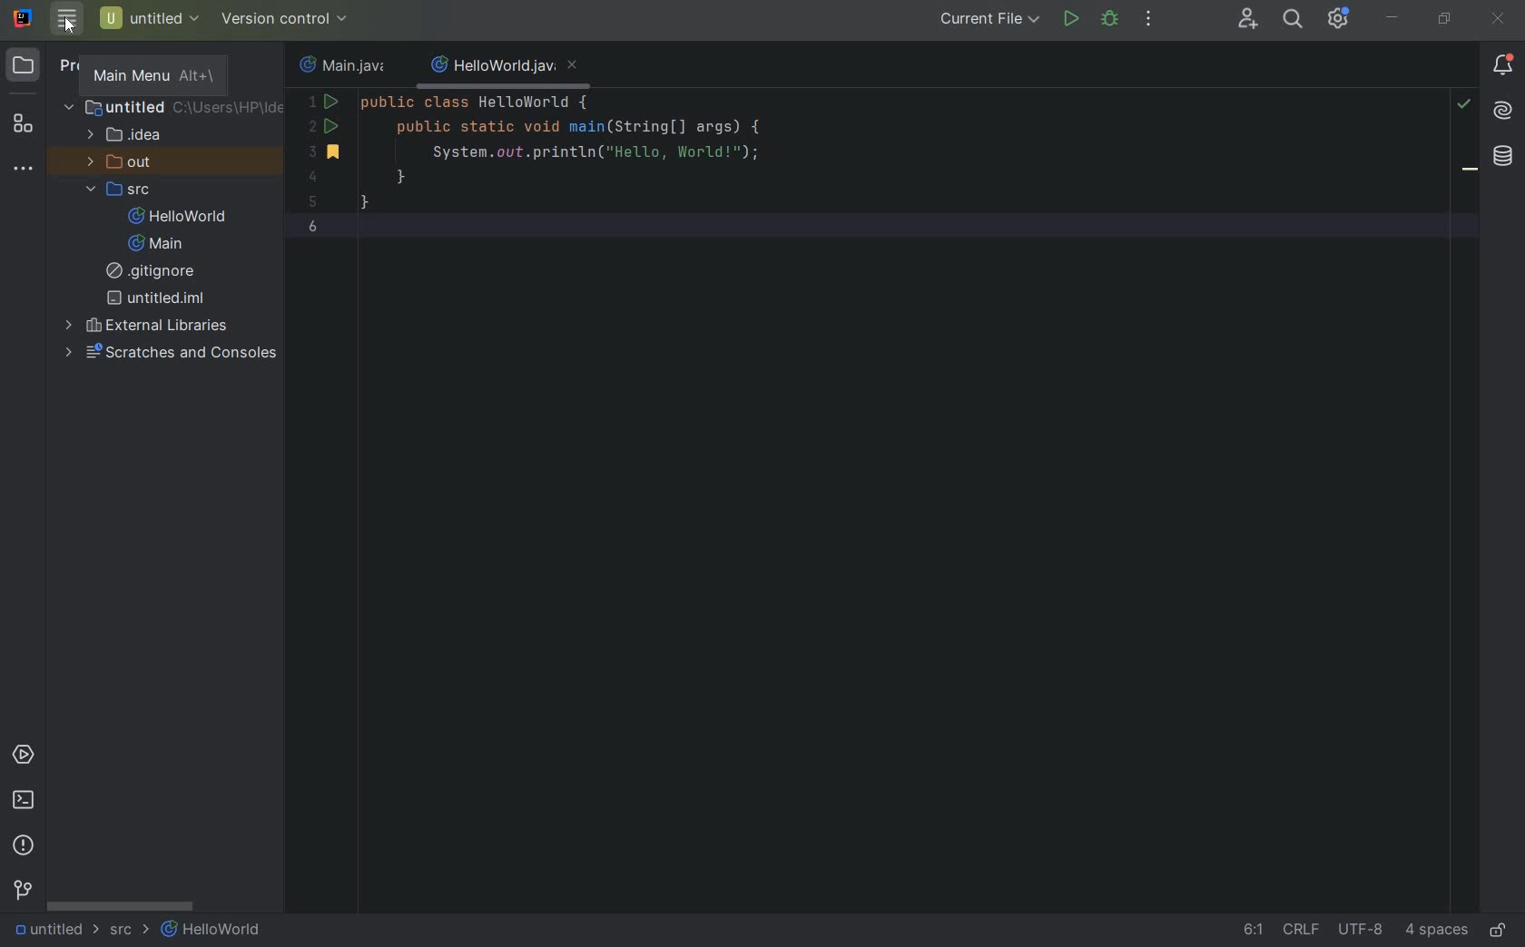 This screenshot has height=947, width=1525. I want to click on EXTERNAL LIBRARIES, so click(148, 326).